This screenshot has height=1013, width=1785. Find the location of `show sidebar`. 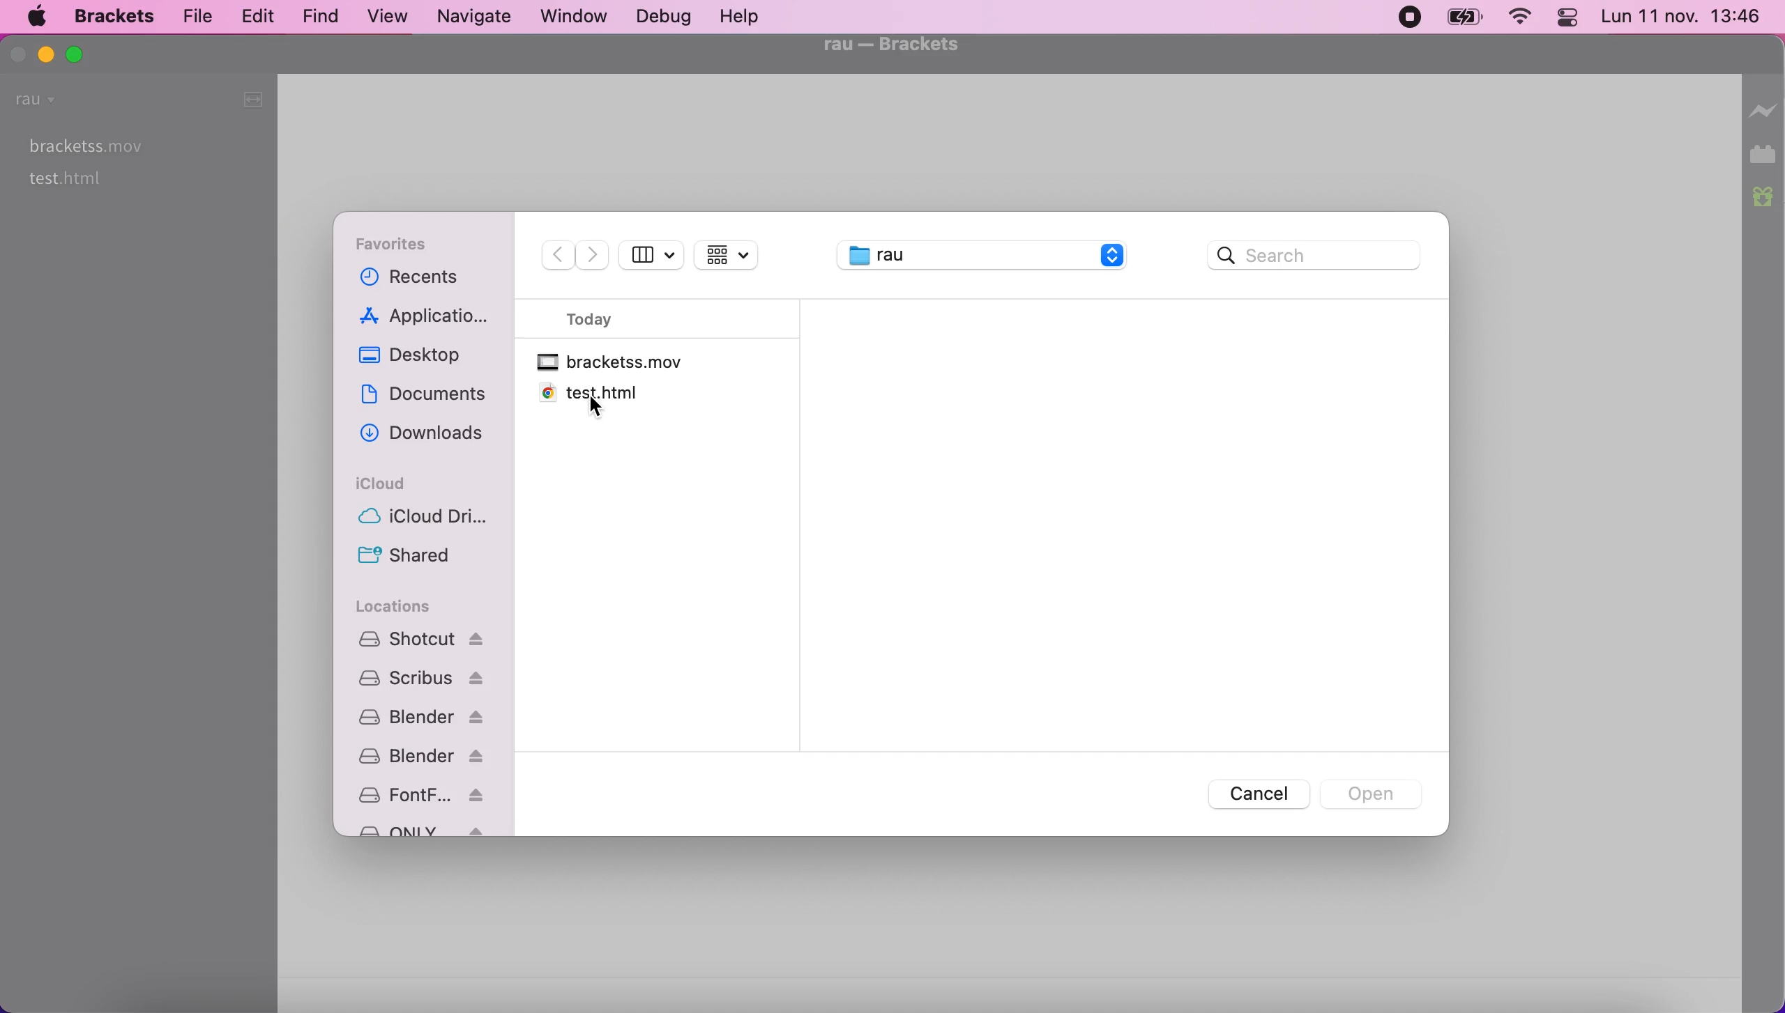

show sidebar is located at coordinates (651, 256).